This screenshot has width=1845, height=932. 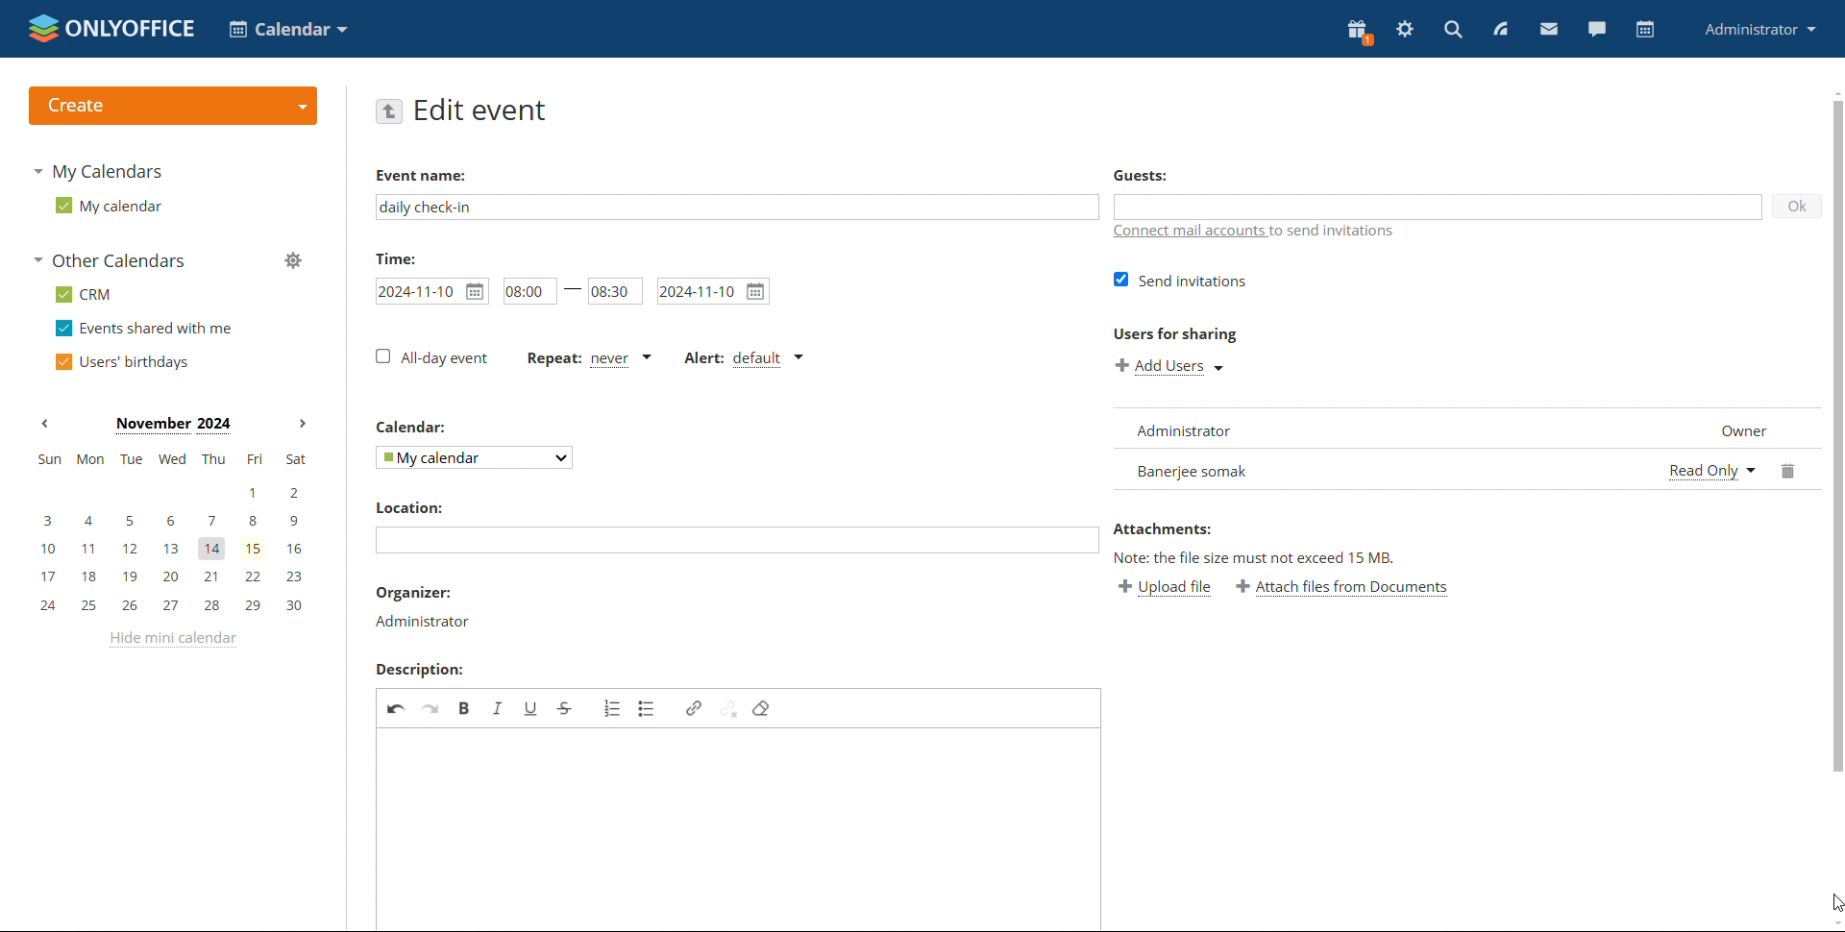 What do you see at coordinates (741, 829) in the screenshot?
I see `add description` at bounding box center [741, 829].